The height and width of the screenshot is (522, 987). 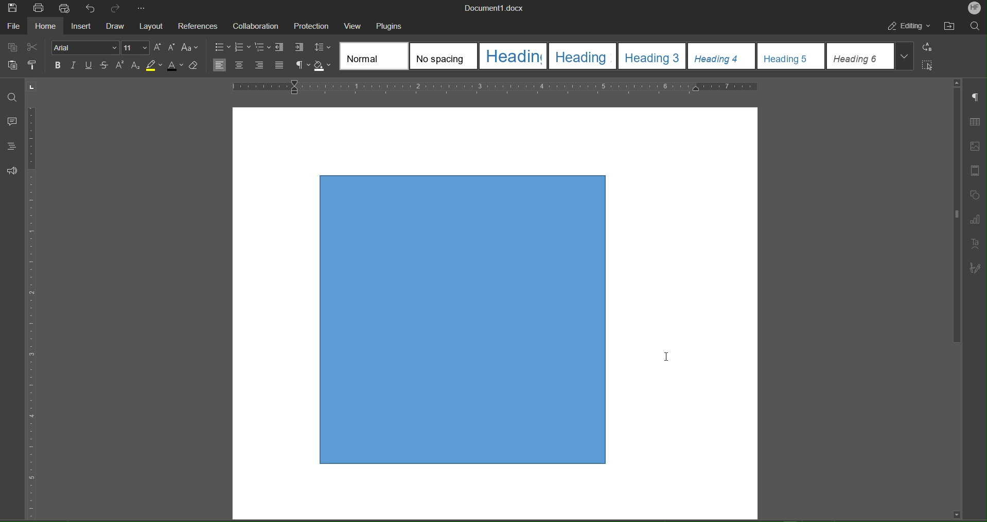 I want to click on Comment, so click(x=12, y=121).